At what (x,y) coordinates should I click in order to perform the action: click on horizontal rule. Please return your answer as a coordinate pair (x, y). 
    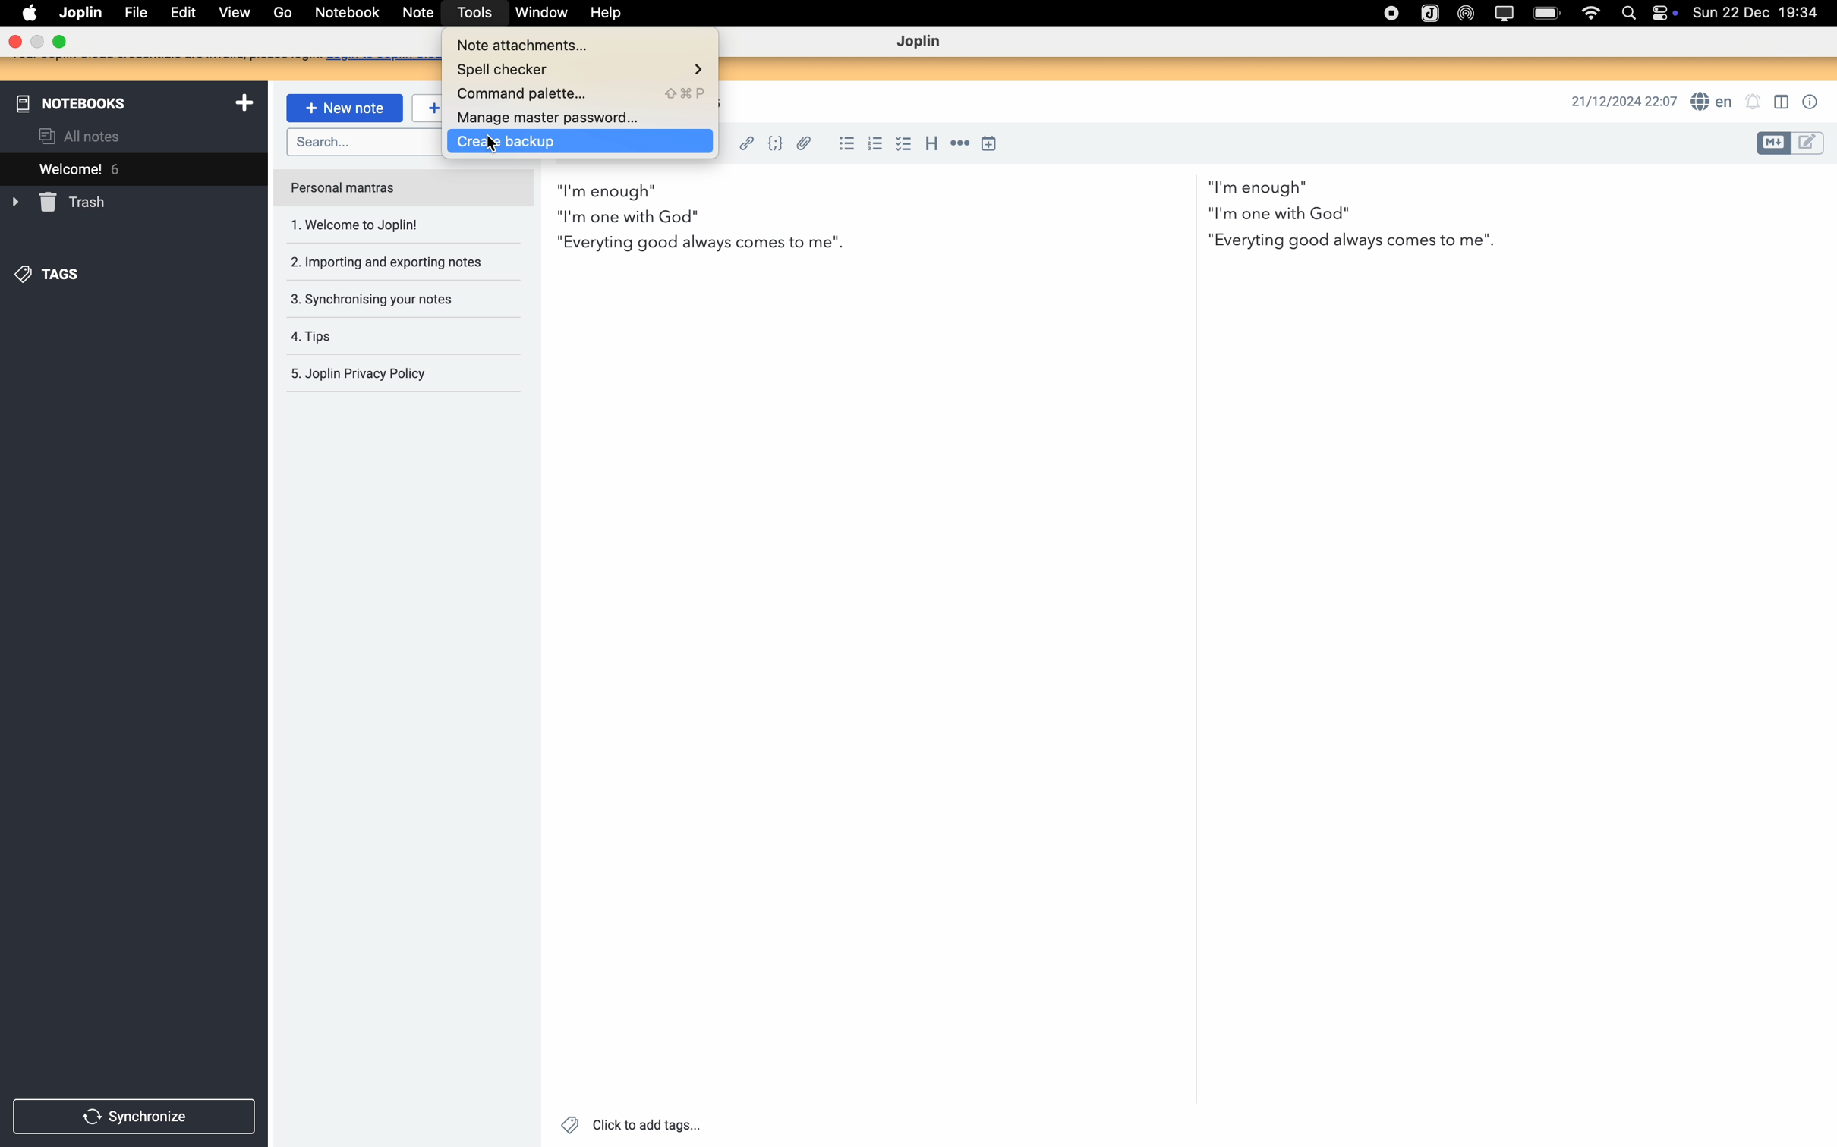
    Looking at the image, I should click on (962, 143).